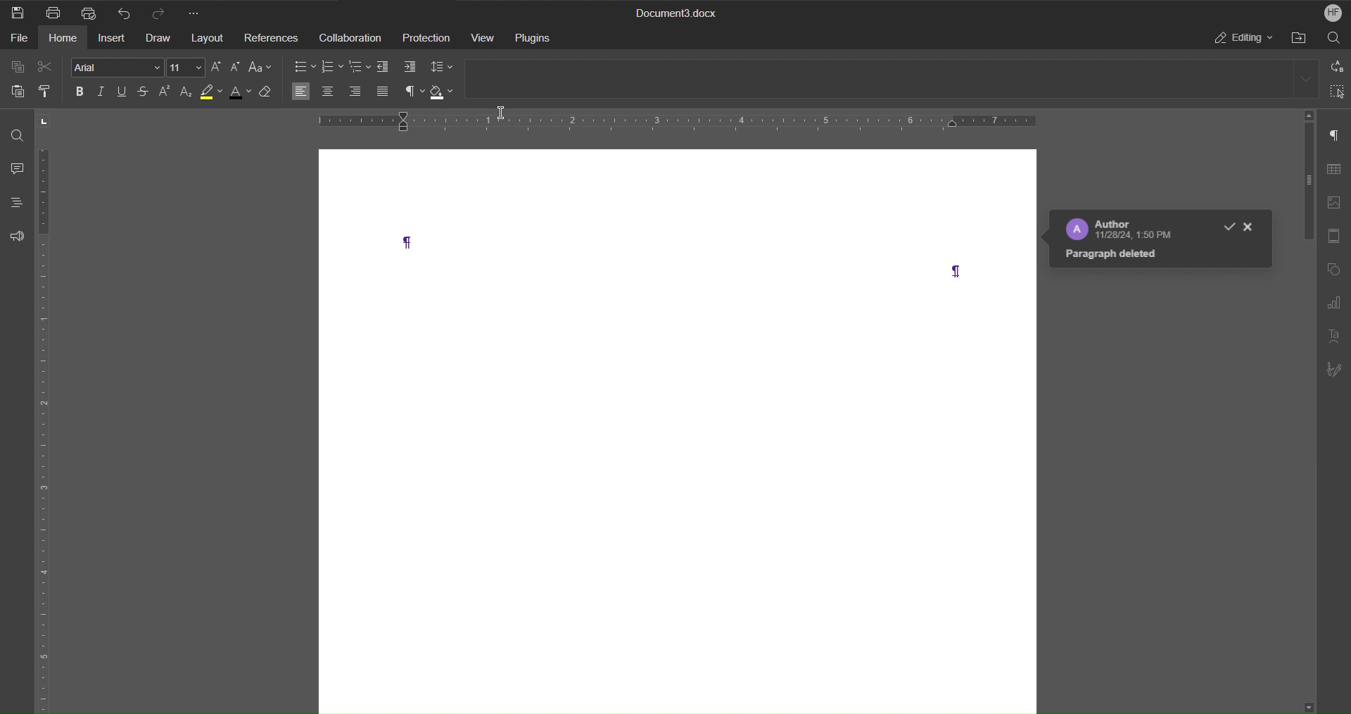  I want to click on Graph Settings, so click(1334, 305).